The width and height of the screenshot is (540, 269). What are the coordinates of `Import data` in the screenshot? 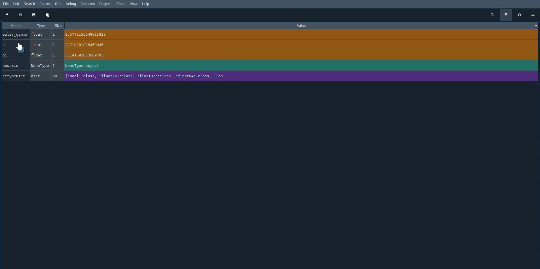 It's located at (7, 15).